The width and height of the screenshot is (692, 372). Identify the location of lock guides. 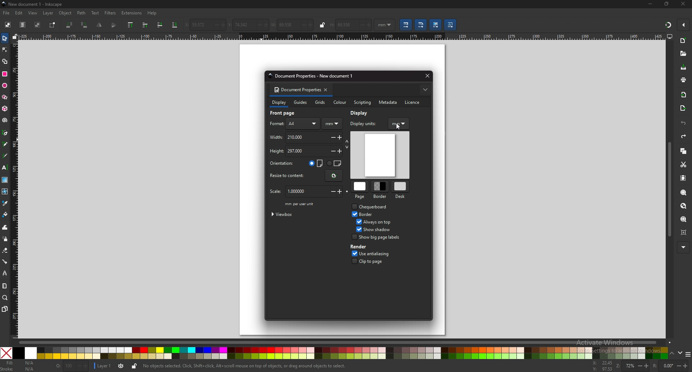
(15, 37).